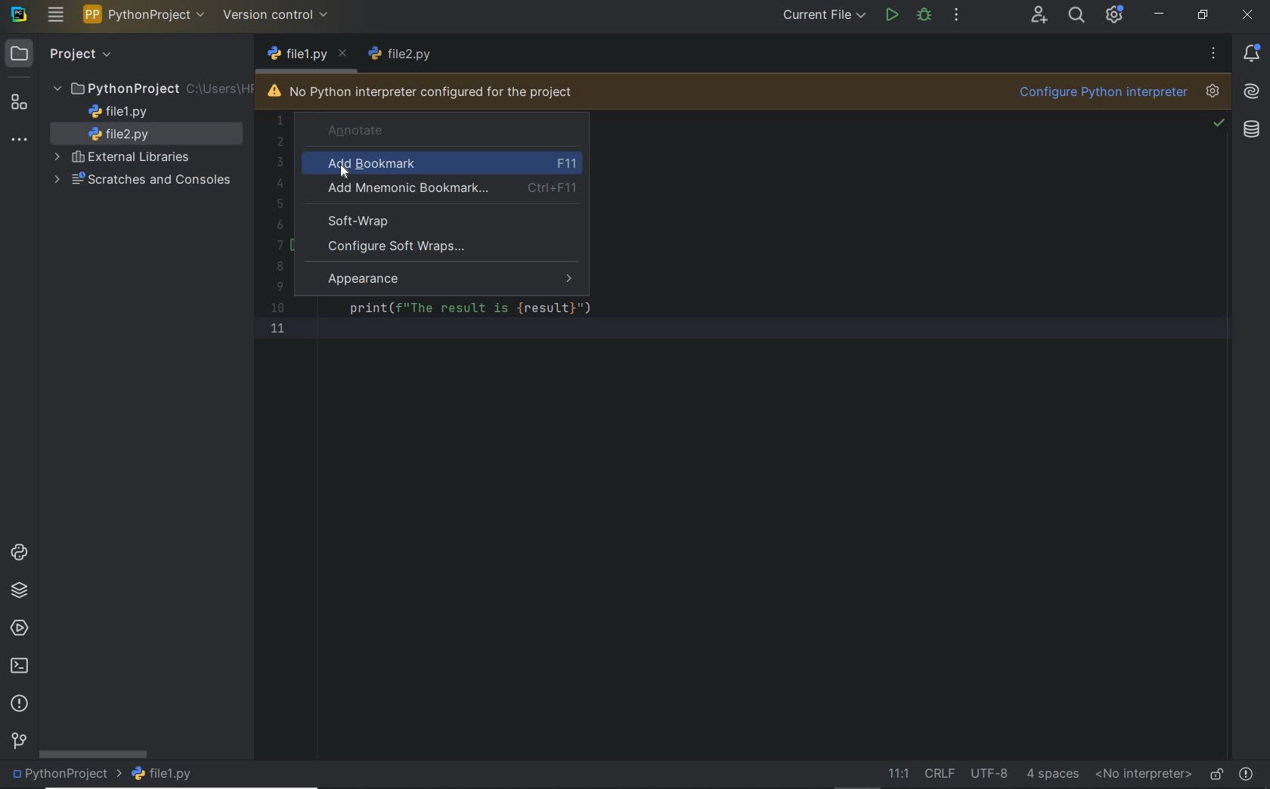  Describe the element at coordinates (1251, 132) in the screenshot. I see `Database` at that location.